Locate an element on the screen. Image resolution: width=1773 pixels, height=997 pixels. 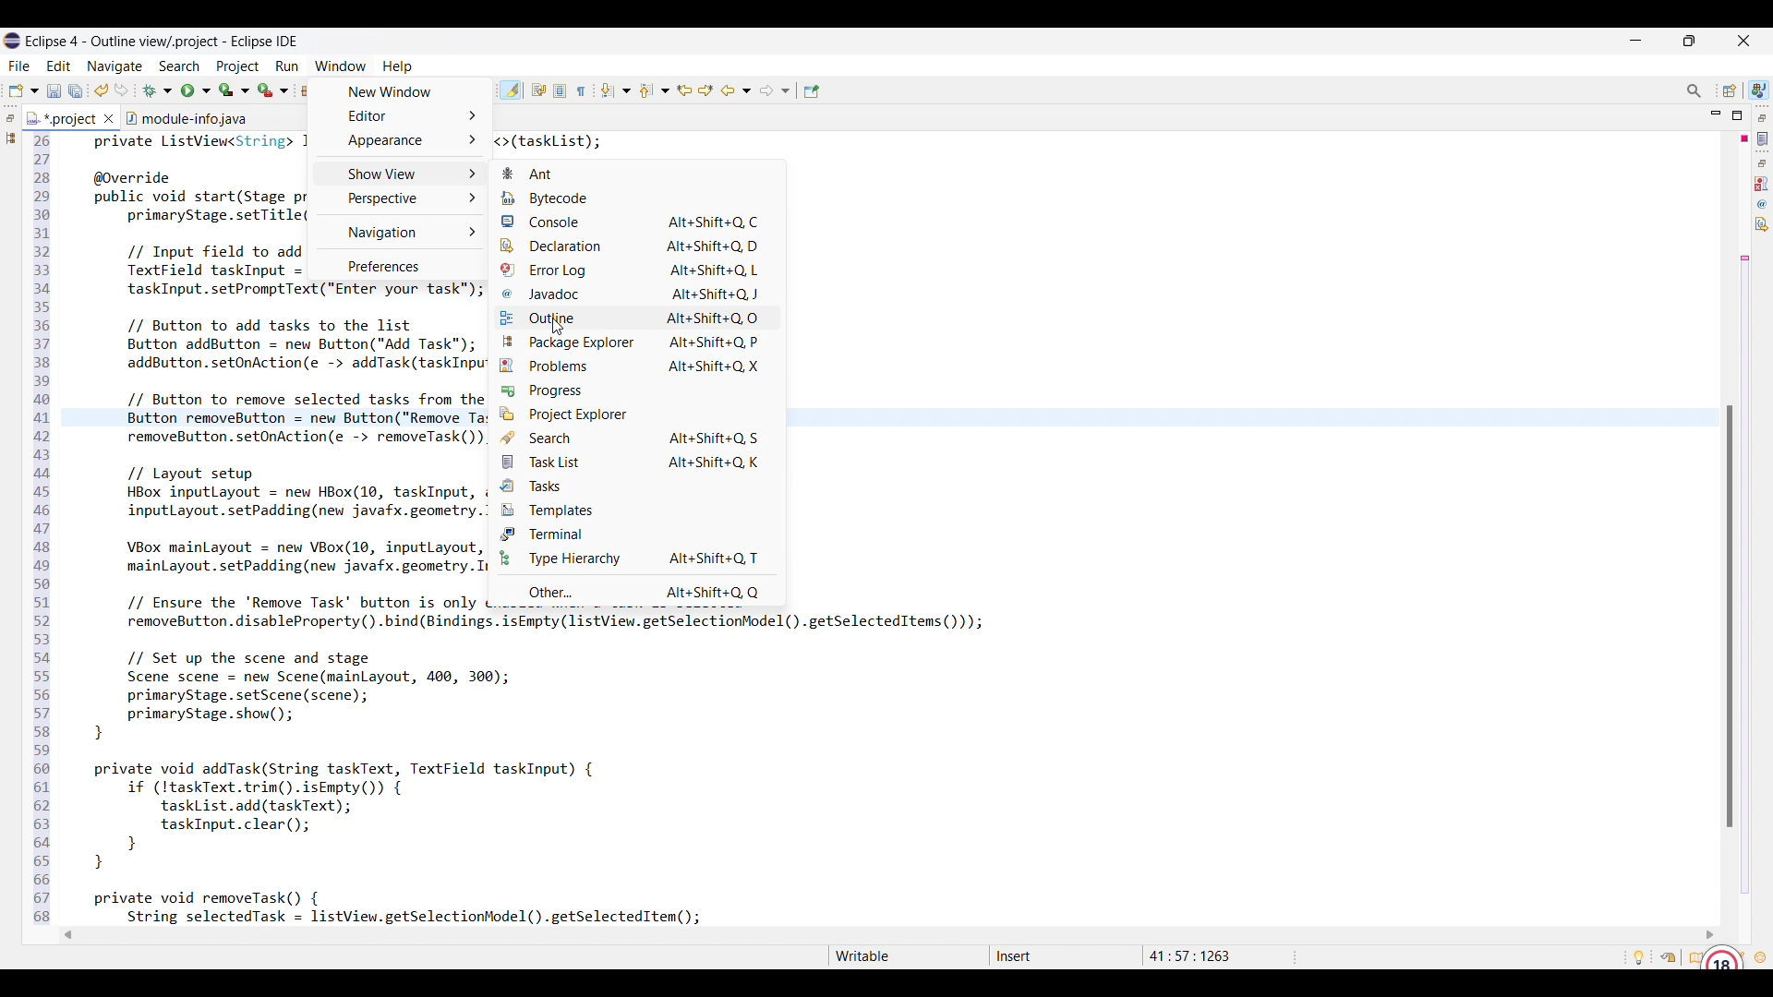
Close tab is located at coordinates (109, 118).